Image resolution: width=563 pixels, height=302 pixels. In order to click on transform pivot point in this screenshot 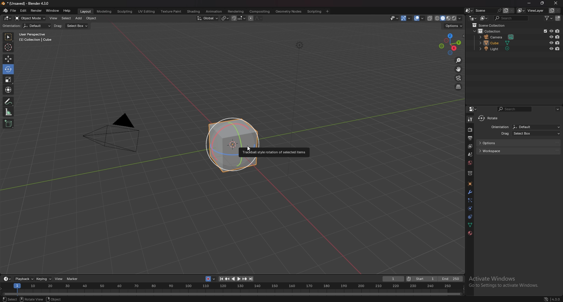, I will do `click(225, 18)`.